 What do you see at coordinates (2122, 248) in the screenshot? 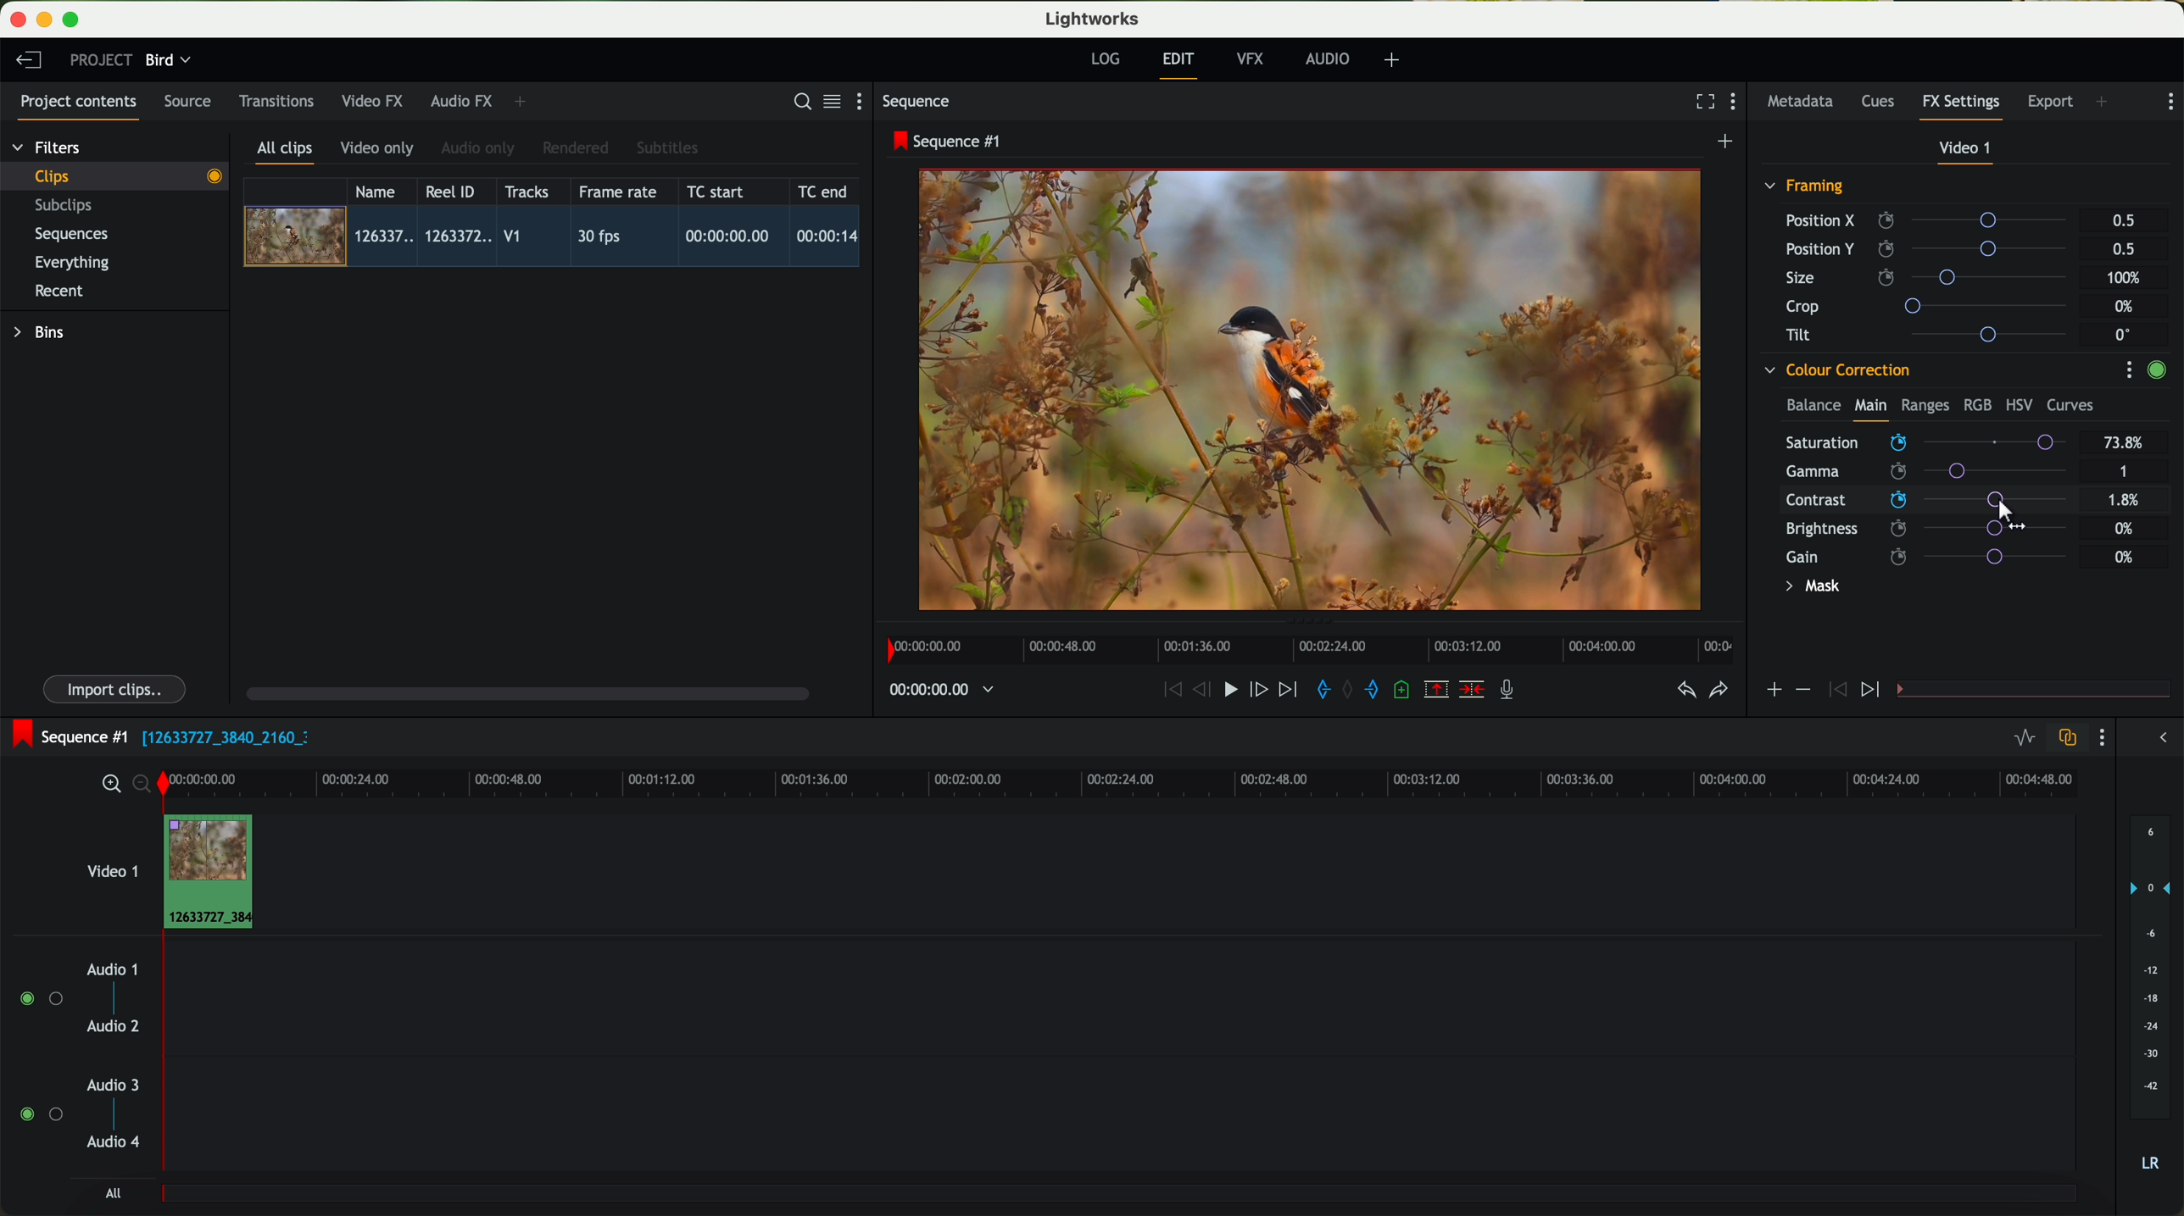
I see `0.5` at bounding box center [2122, 248].